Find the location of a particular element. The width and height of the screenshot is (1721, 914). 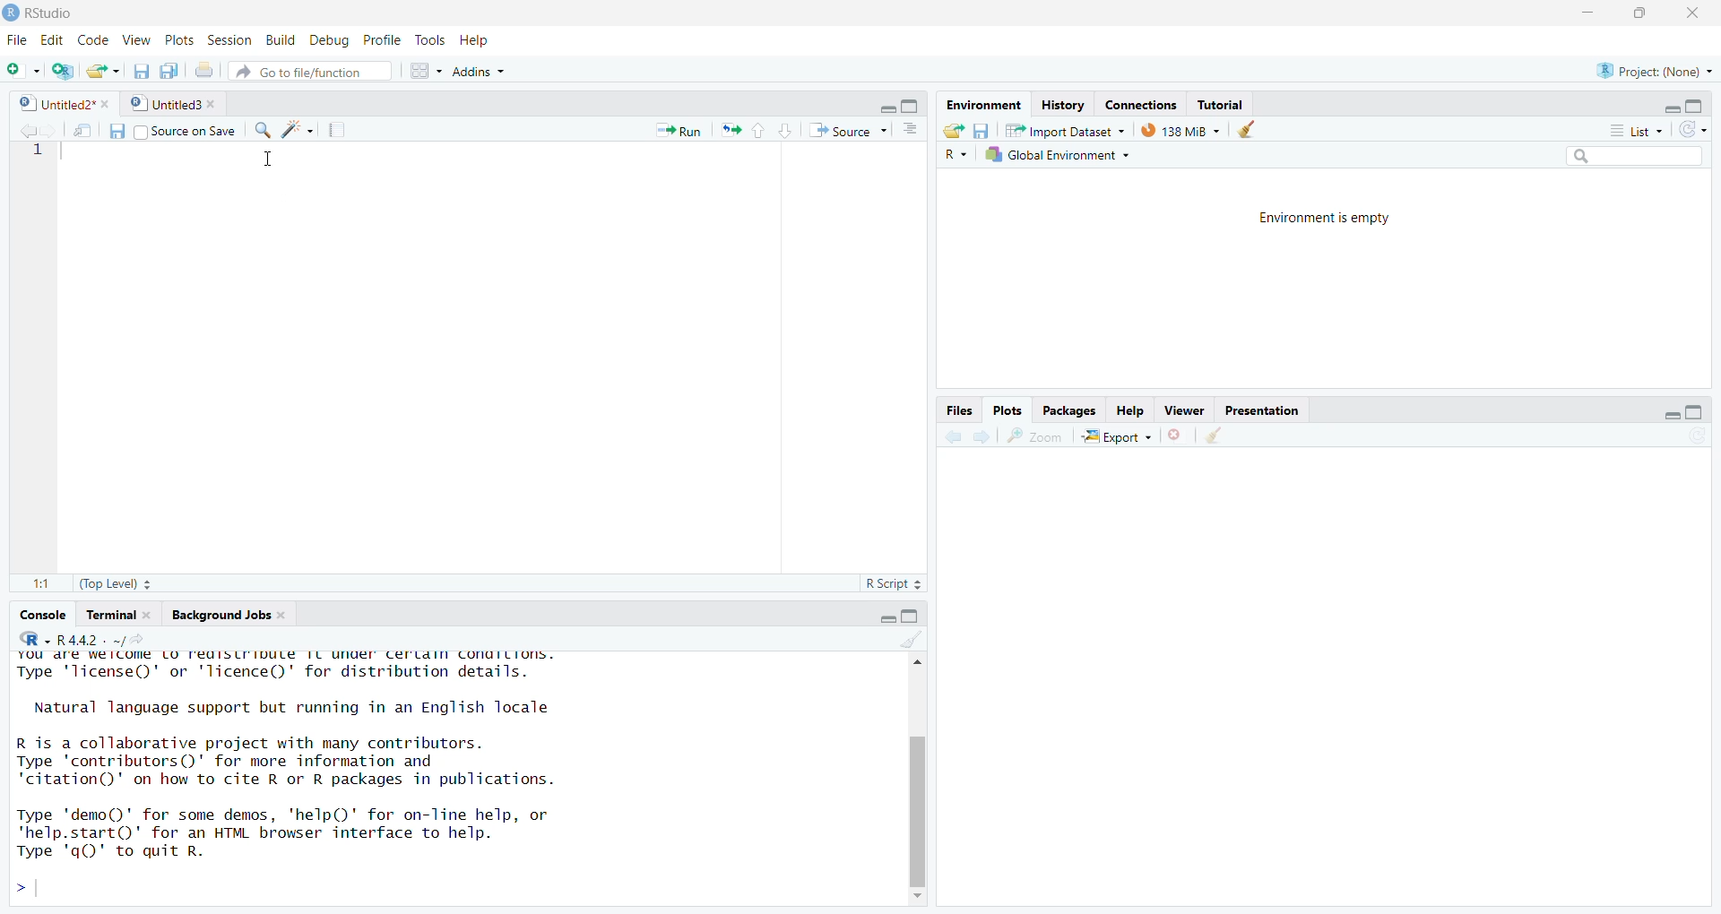

Profile is located at coordinates (383, 37).